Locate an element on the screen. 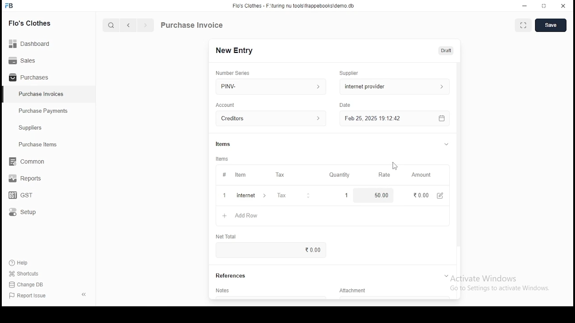  Change DB is located at coordinates (29, 285).